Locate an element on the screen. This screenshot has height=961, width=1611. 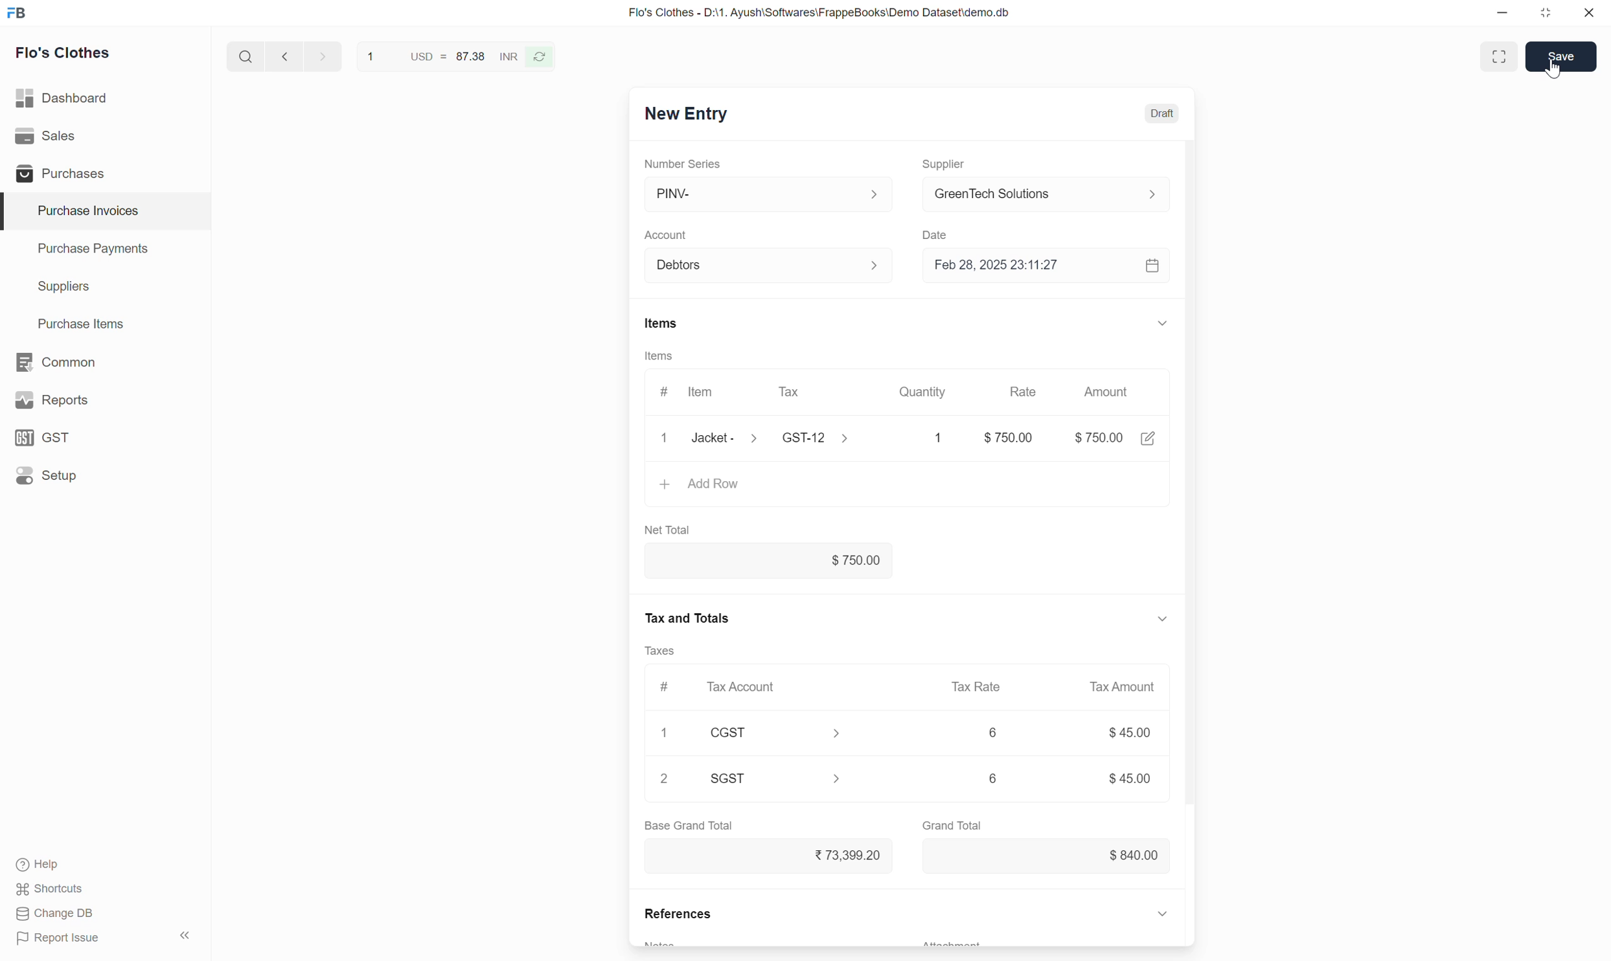
Flo's Clothes is located at coordinates (63, 52).